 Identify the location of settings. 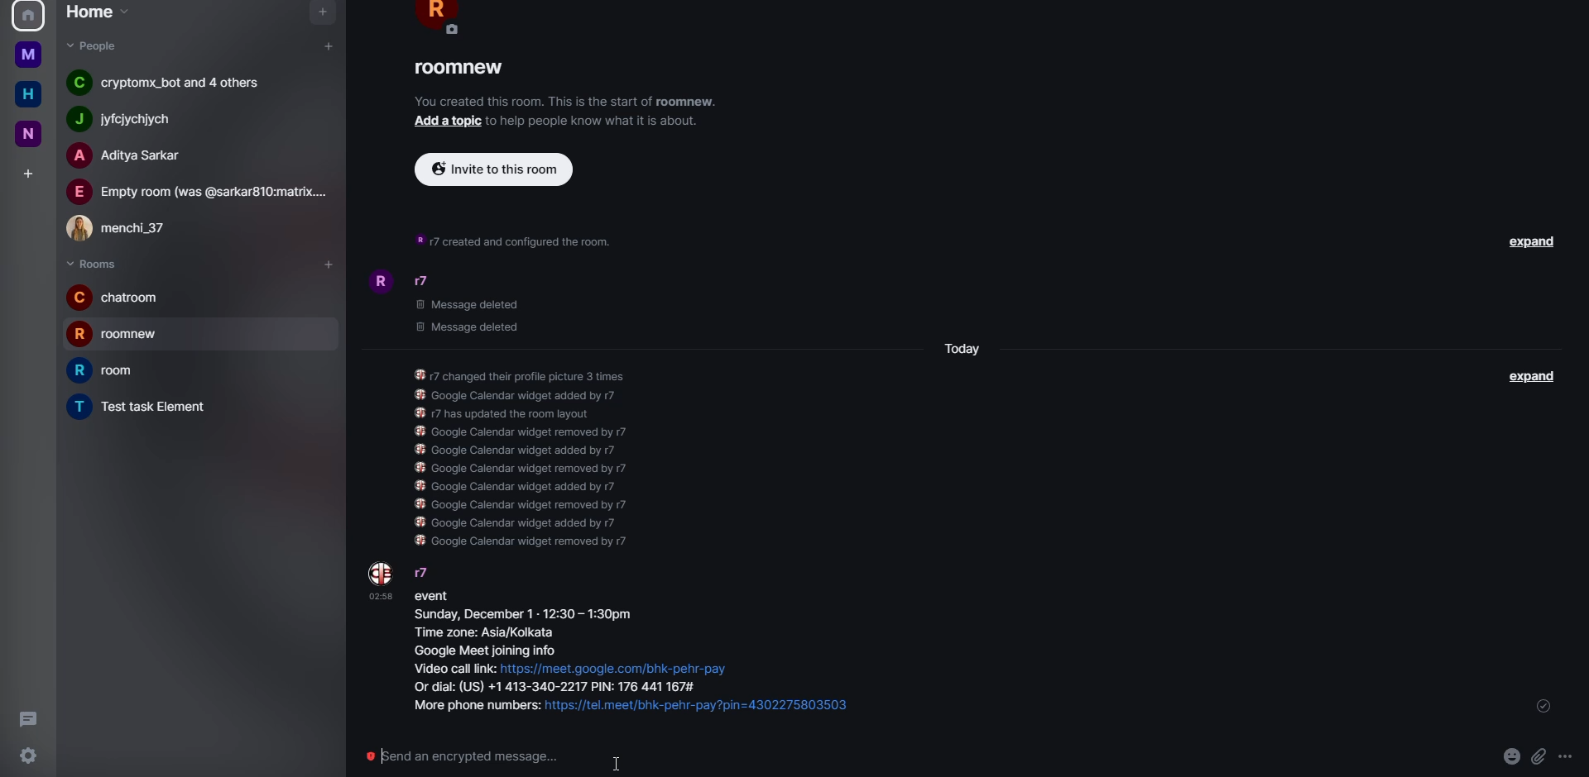
(30, 755).